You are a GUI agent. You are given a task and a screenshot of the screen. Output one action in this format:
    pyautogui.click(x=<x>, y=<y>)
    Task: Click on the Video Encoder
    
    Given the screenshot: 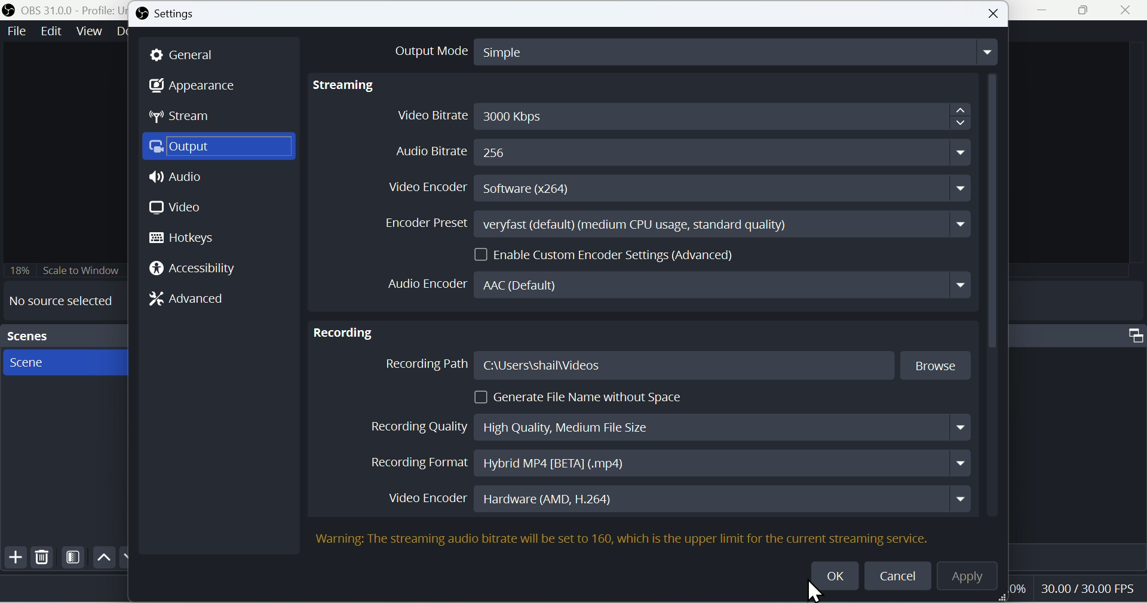 What is the action you would take?
    pyautogui.click(x=680, y=189)
    